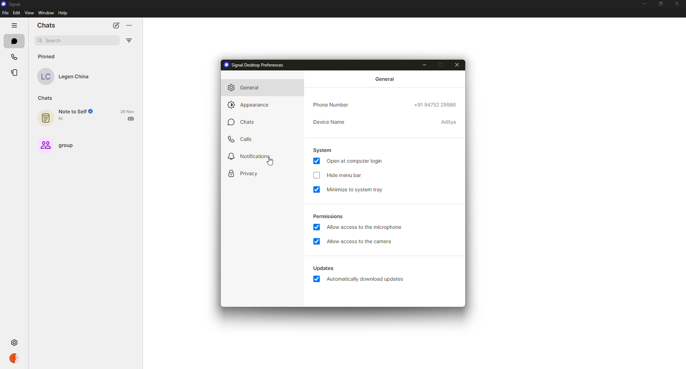  I want to click on enabled, so click(315, 189).